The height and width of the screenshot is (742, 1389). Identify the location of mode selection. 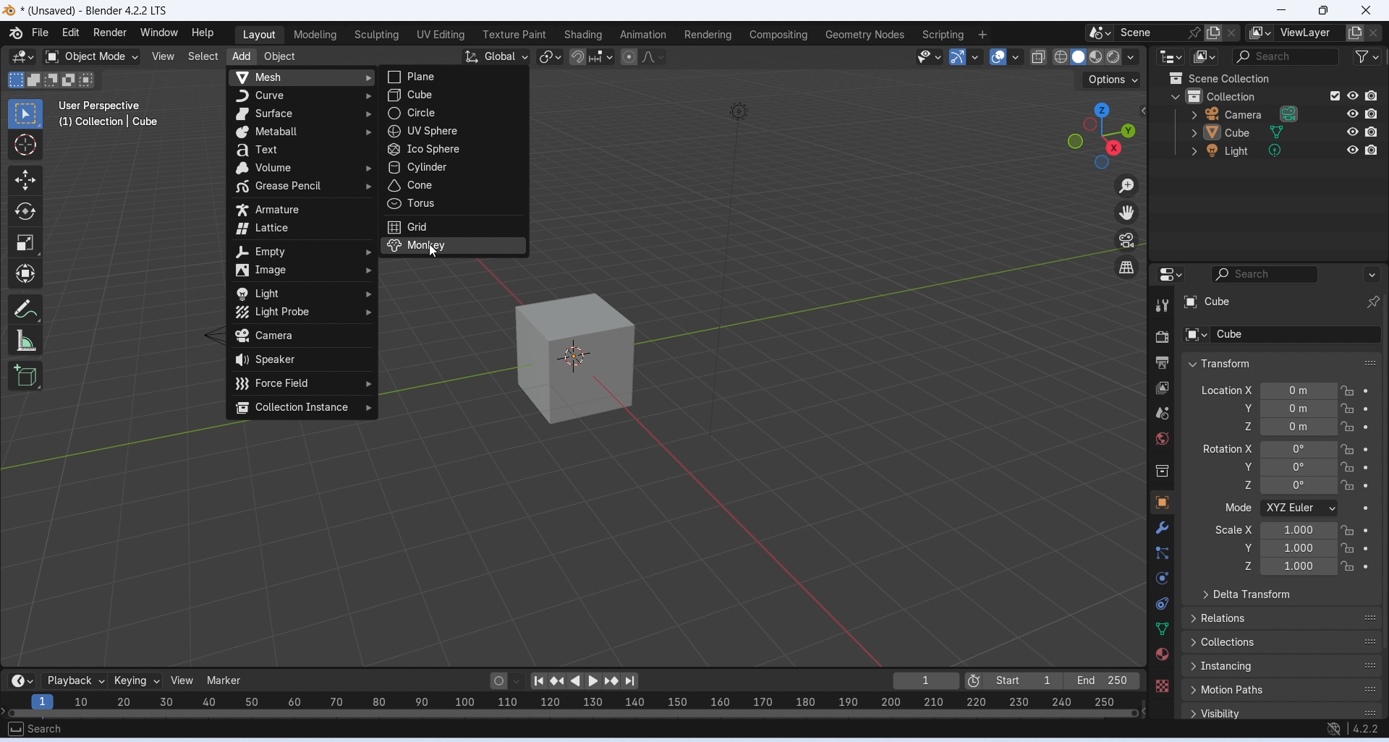
(1300, 508).